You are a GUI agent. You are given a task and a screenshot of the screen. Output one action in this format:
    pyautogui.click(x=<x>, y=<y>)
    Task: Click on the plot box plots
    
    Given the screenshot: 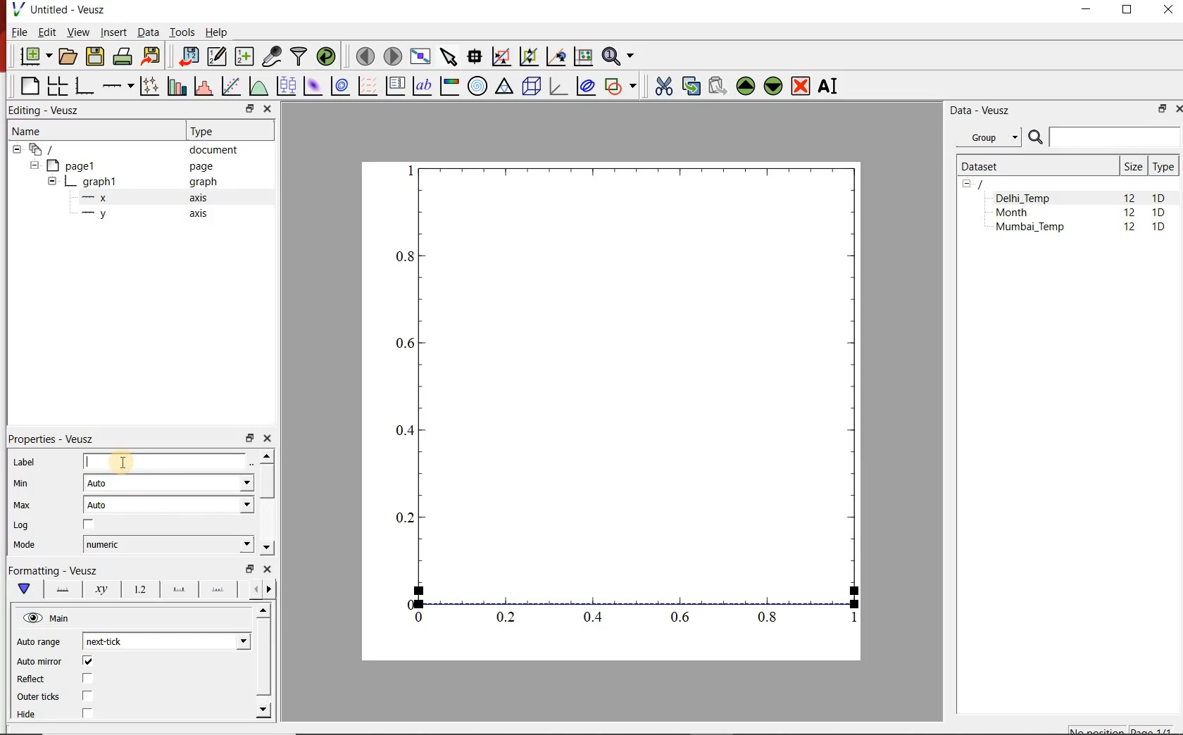 What is the action you would take?
    pyautogui.click(x=286, y=86)
    